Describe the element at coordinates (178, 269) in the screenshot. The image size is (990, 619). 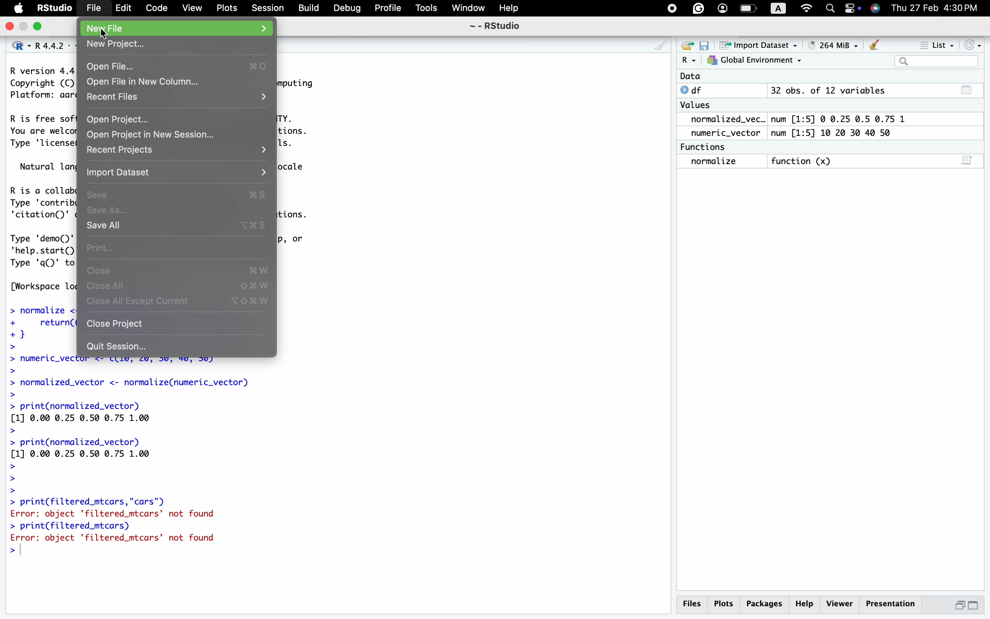
I see `close` at that location.